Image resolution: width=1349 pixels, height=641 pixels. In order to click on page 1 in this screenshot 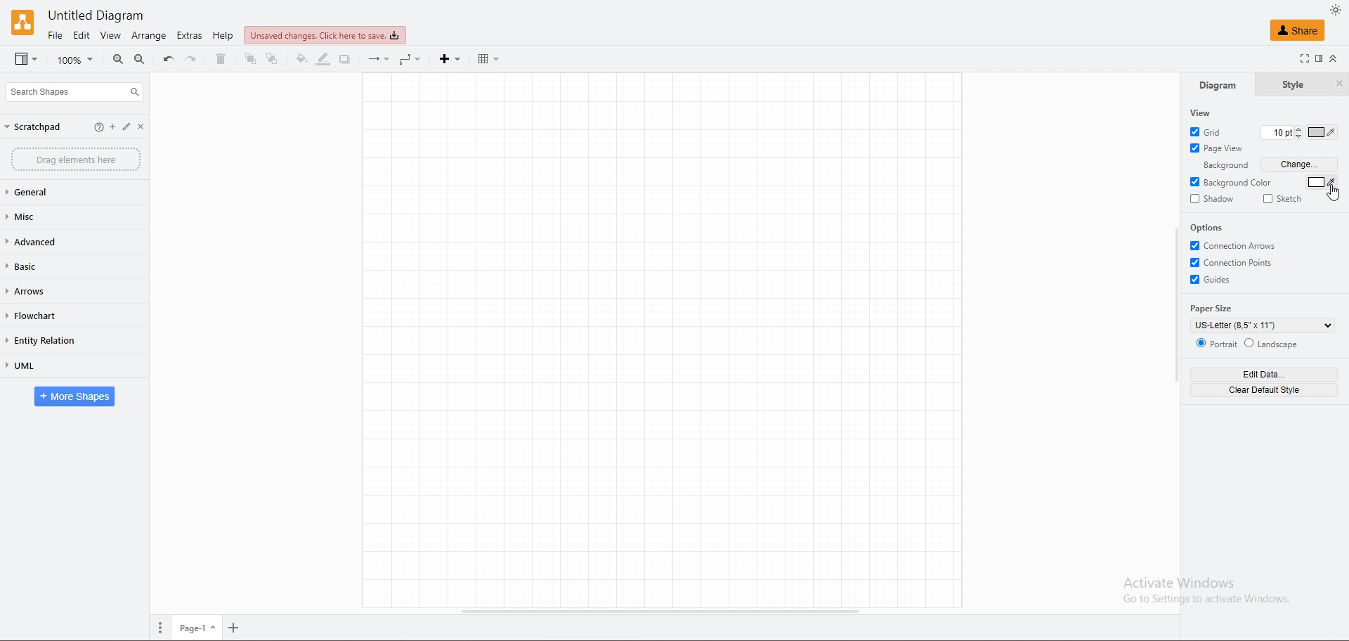, I will do `click(197, 628)`.